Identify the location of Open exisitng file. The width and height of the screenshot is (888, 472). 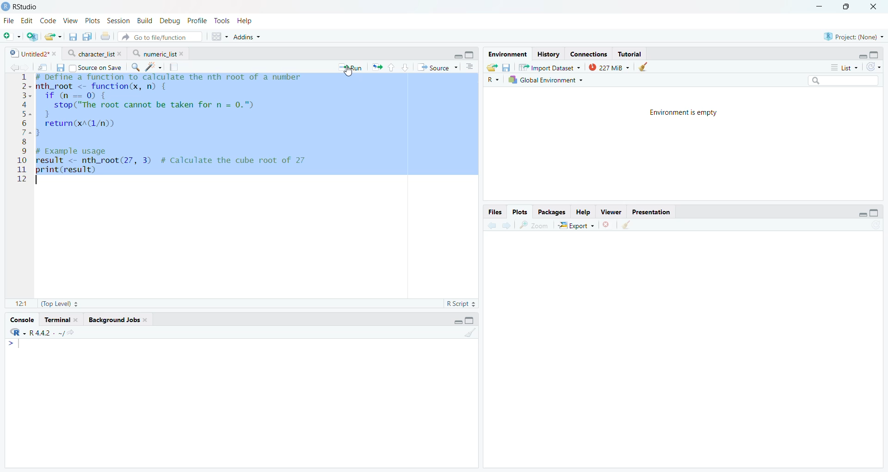
(53, 37).